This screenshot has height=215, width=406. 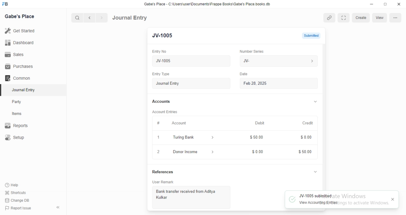 I want to click on close, so click(x=399, y=4).